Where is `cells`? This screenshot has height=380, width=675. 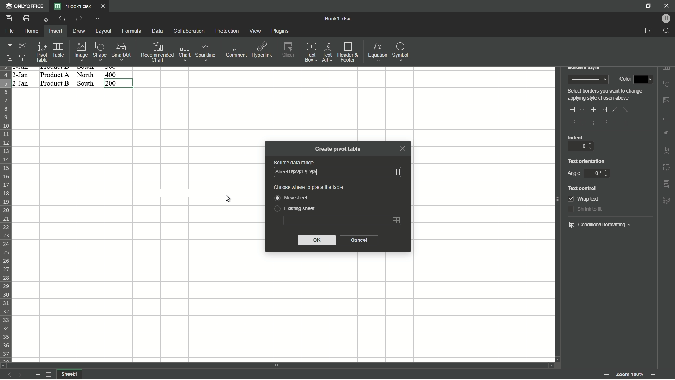 cells is located at coordinates (386, 308).